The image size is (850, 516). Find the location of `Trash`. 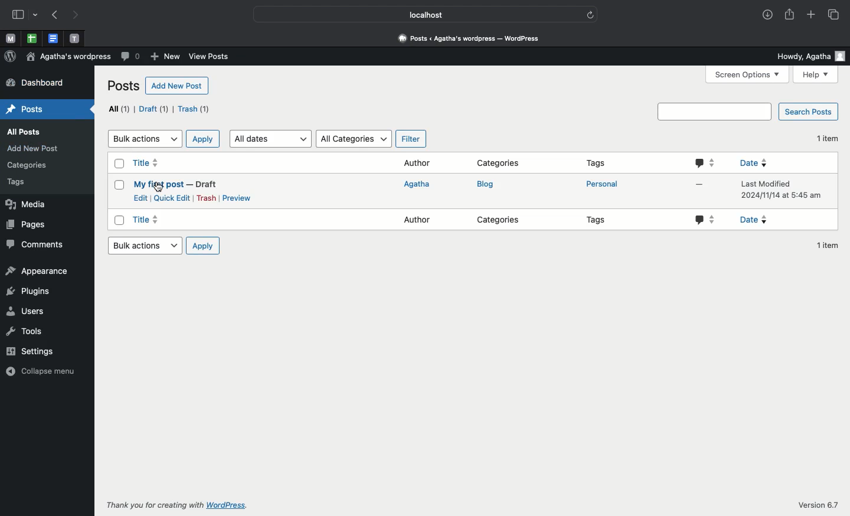

Trash is located at coordinates (194, 110).